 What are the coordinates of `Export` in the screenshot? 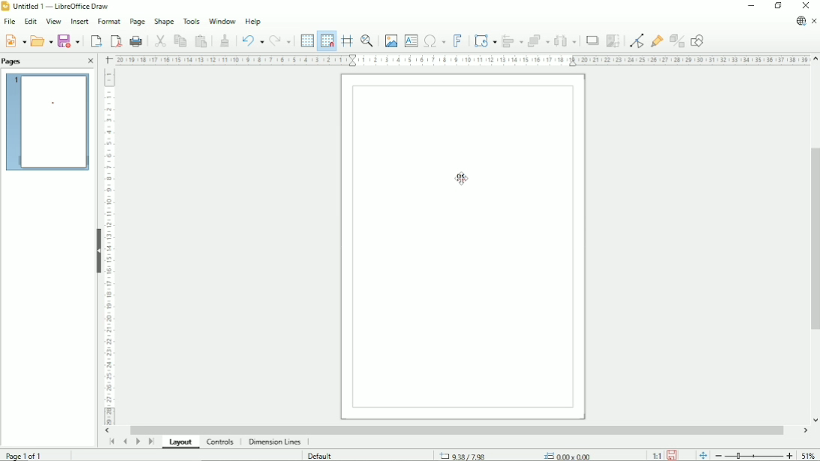 It's located at (95, 41).